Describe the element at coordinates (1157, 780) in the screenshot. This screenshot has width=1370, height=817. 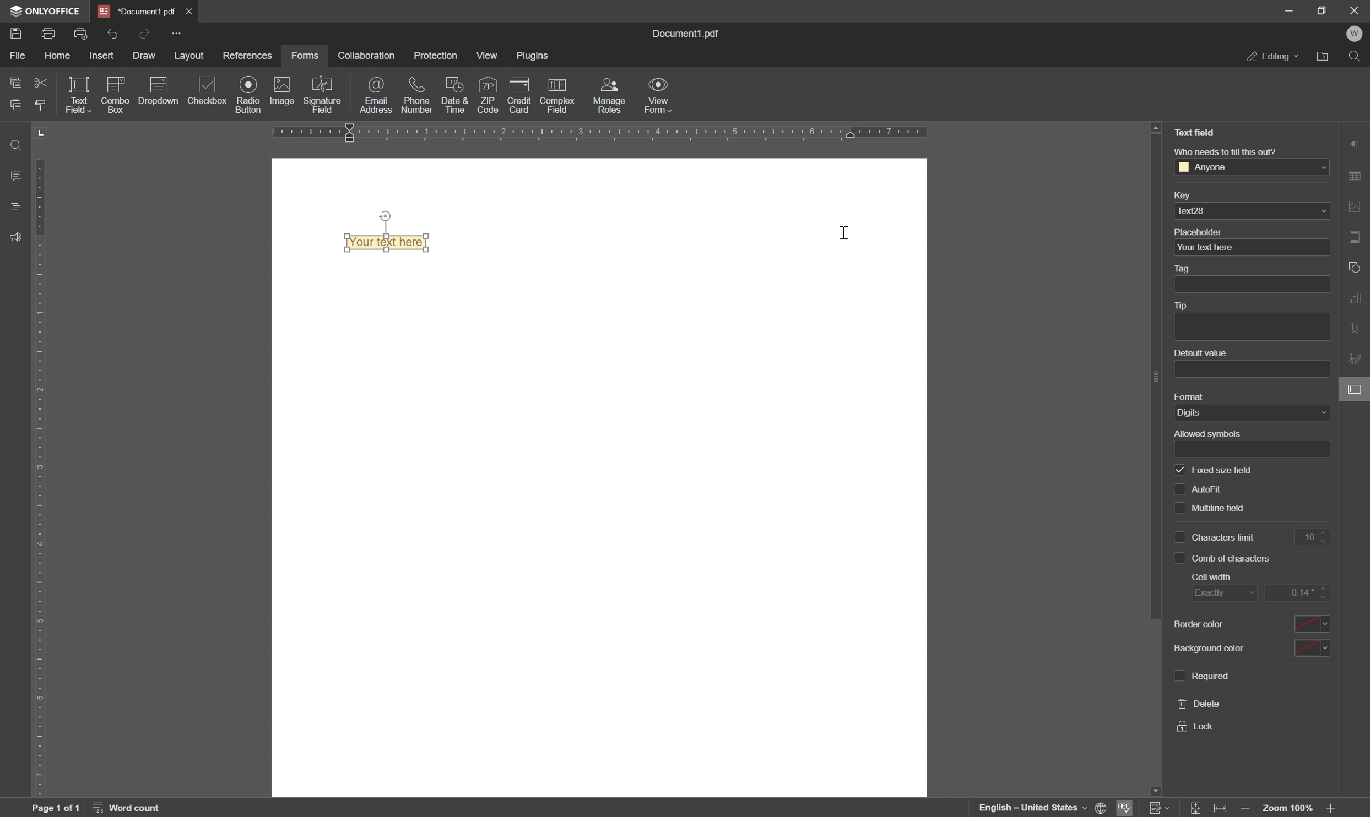
I see `scroll down` at that location.